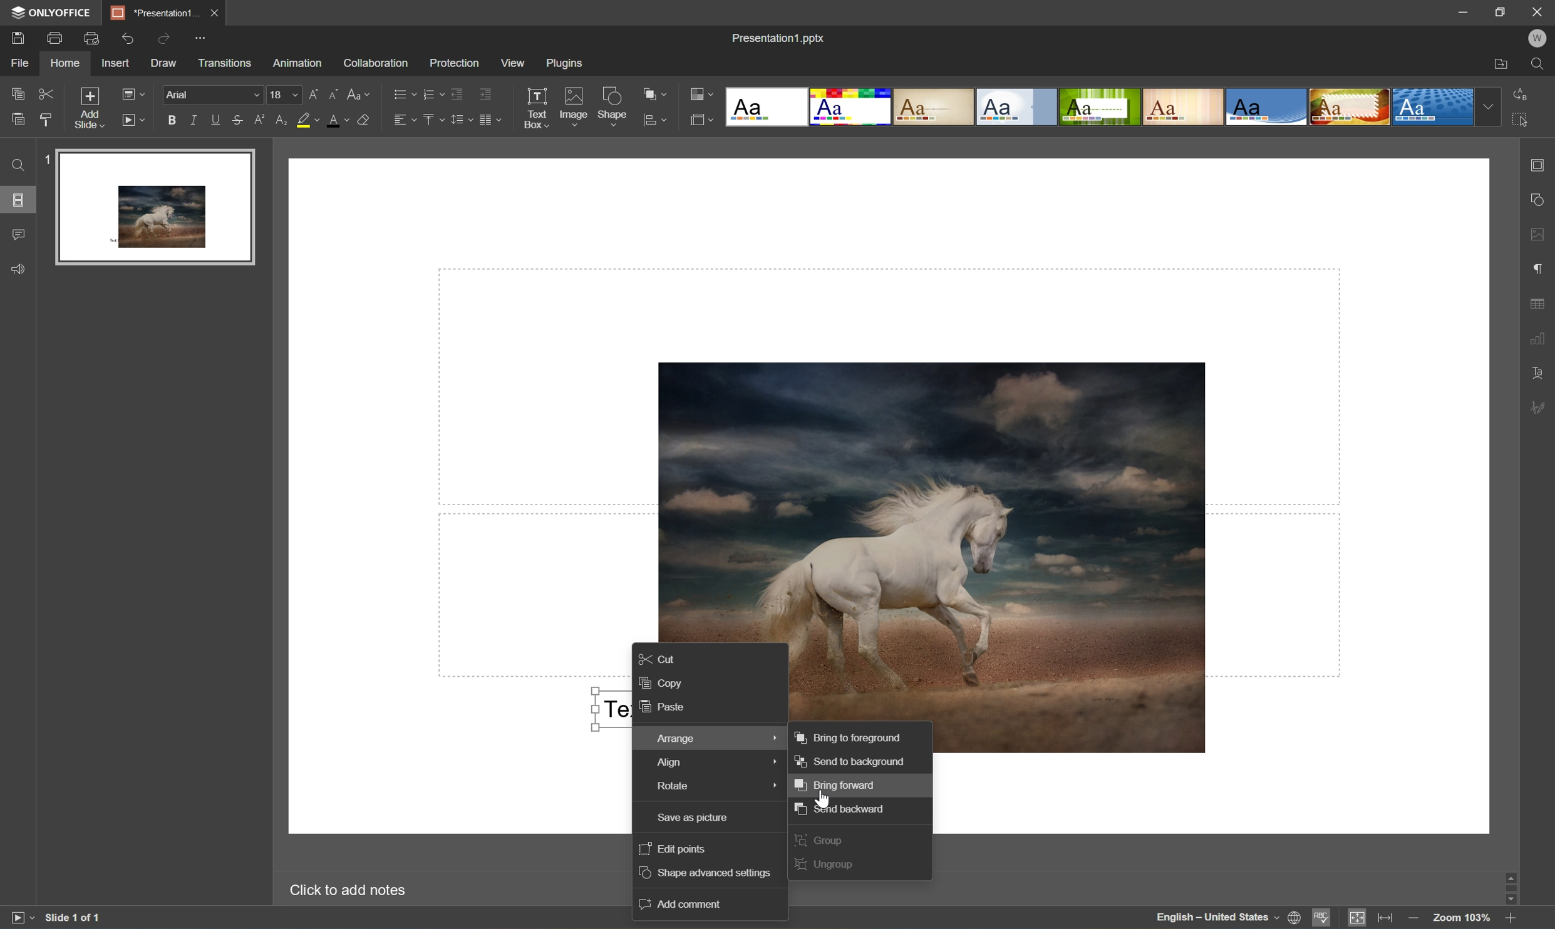 The height and width of the screenshot is (929, 1555). I want to click on Official, so click(1018, 106).